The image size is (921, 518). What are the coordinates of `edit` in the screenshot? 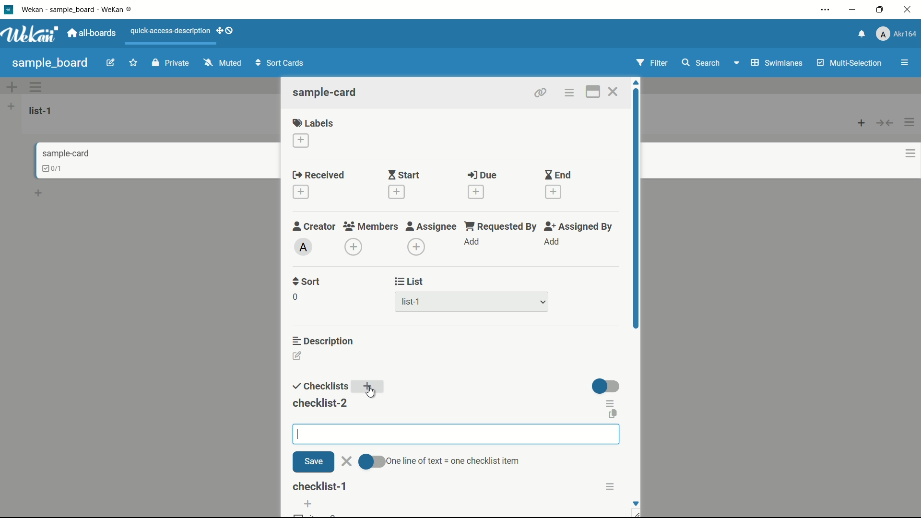 It's located at (111, 64).